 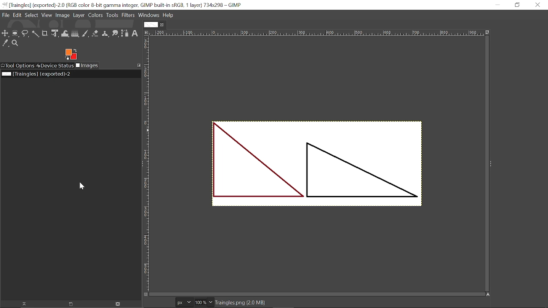 What do you see at coordinates (316, 33) in the screenshot?
I see `Horizontal marking` at bounding box center [316, 33].